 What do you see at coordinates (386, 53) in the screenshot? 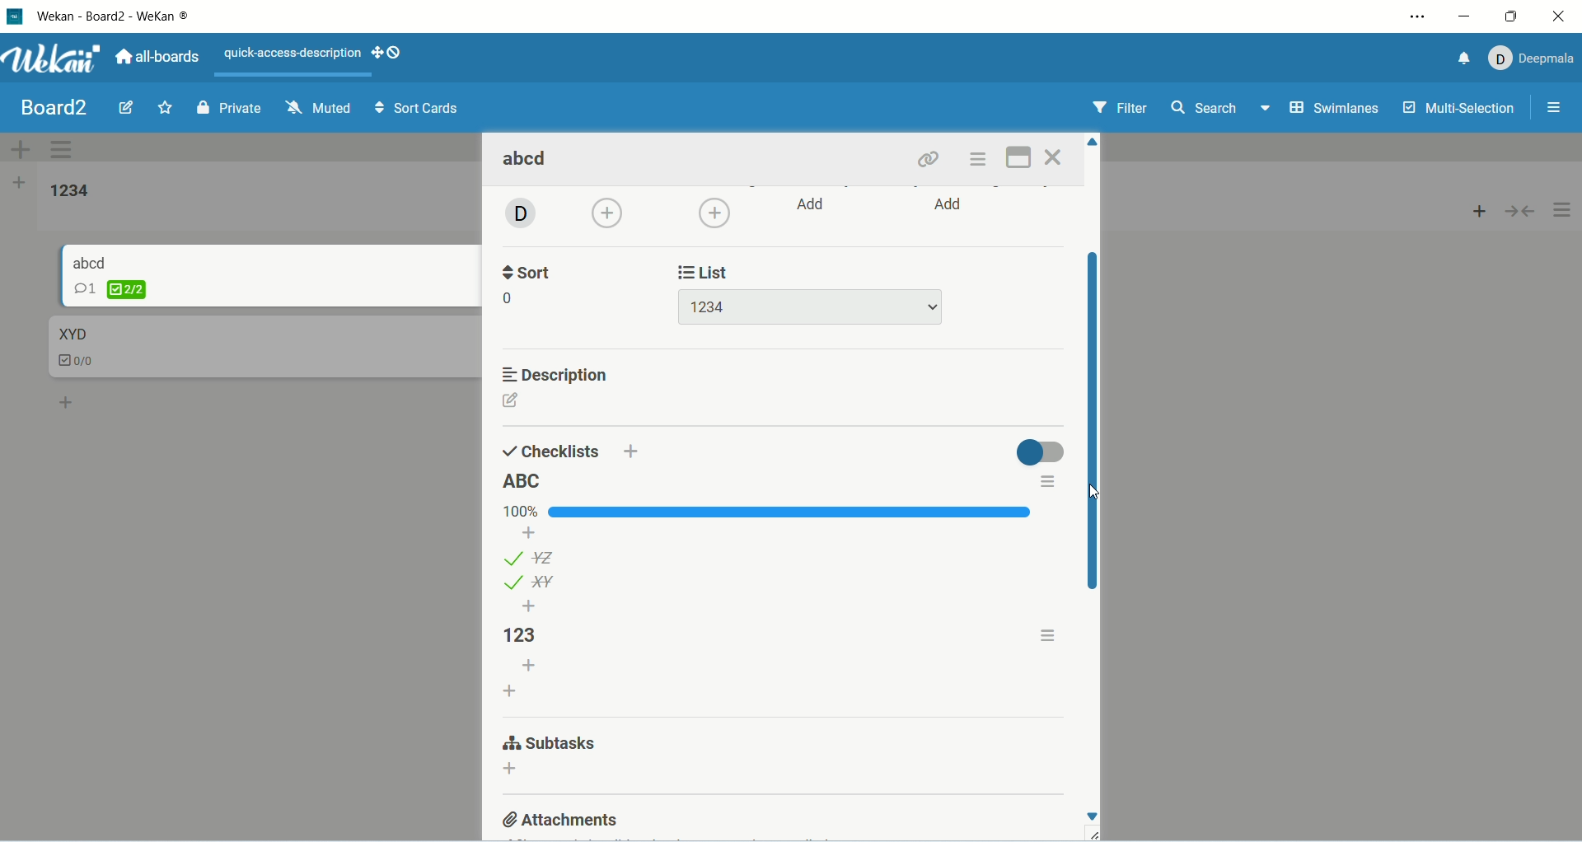
I see `SHOW-DESKTOP-DRAG-HANDLES` at bounding box center [386, 53].